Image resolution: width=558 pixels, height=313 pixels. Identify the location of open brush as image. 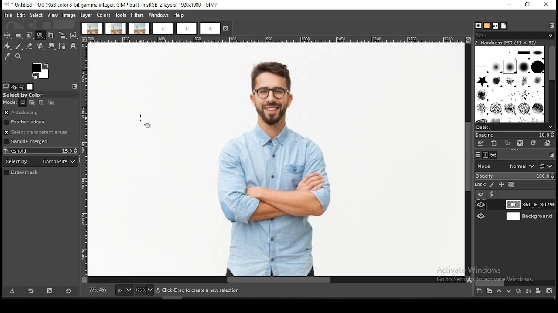
(547, 143).